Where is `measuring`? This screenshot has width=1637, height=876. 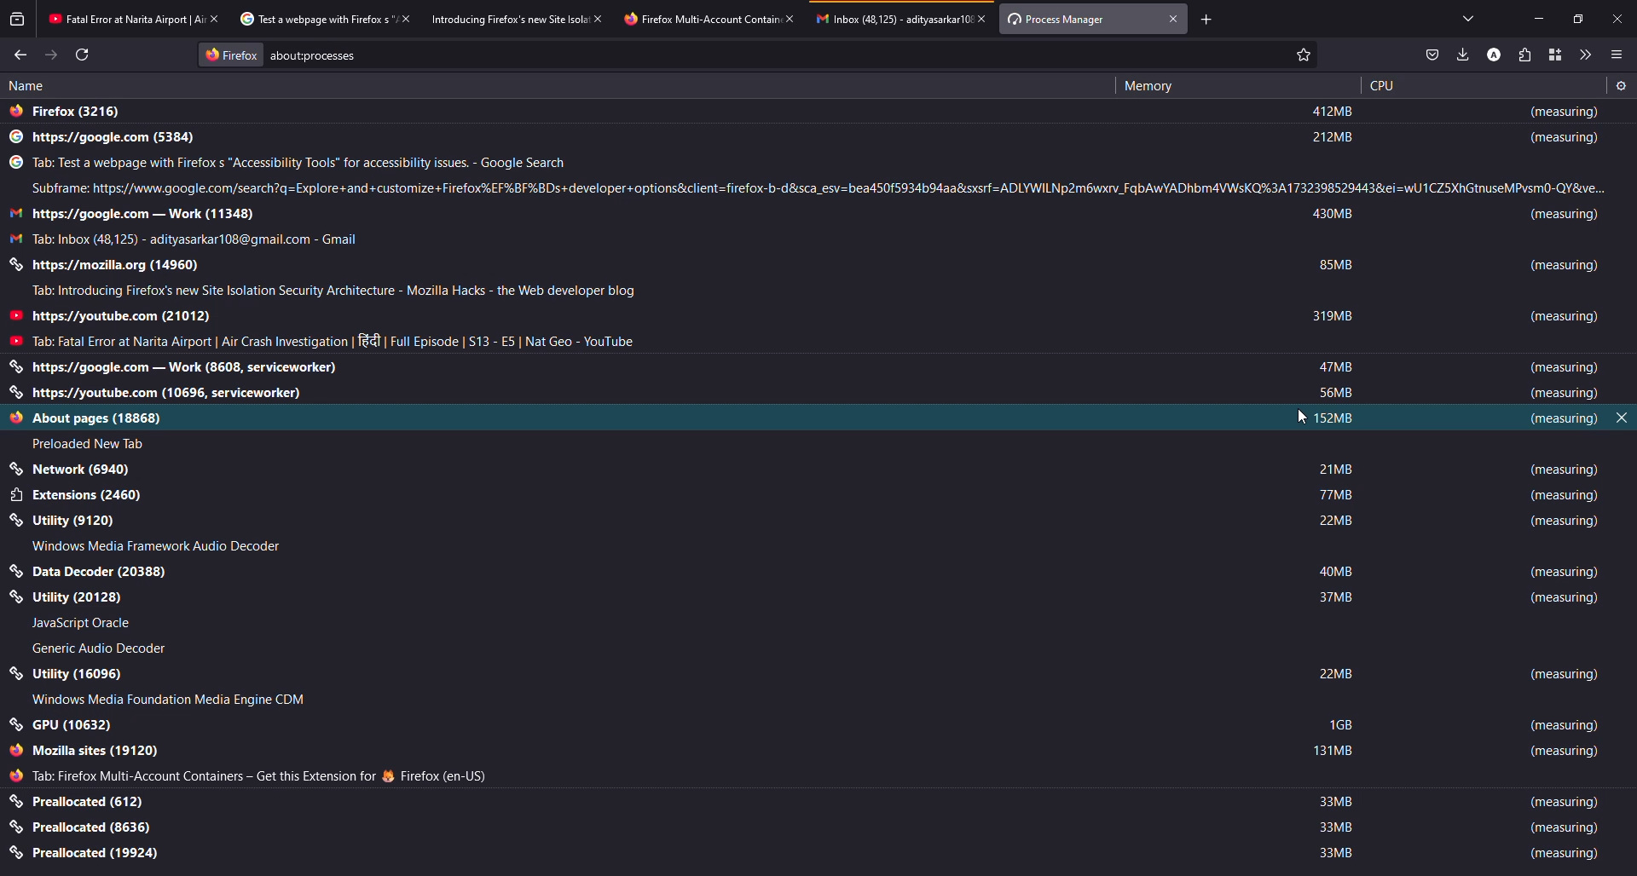
measuring is located at coordinates (1561, 827).